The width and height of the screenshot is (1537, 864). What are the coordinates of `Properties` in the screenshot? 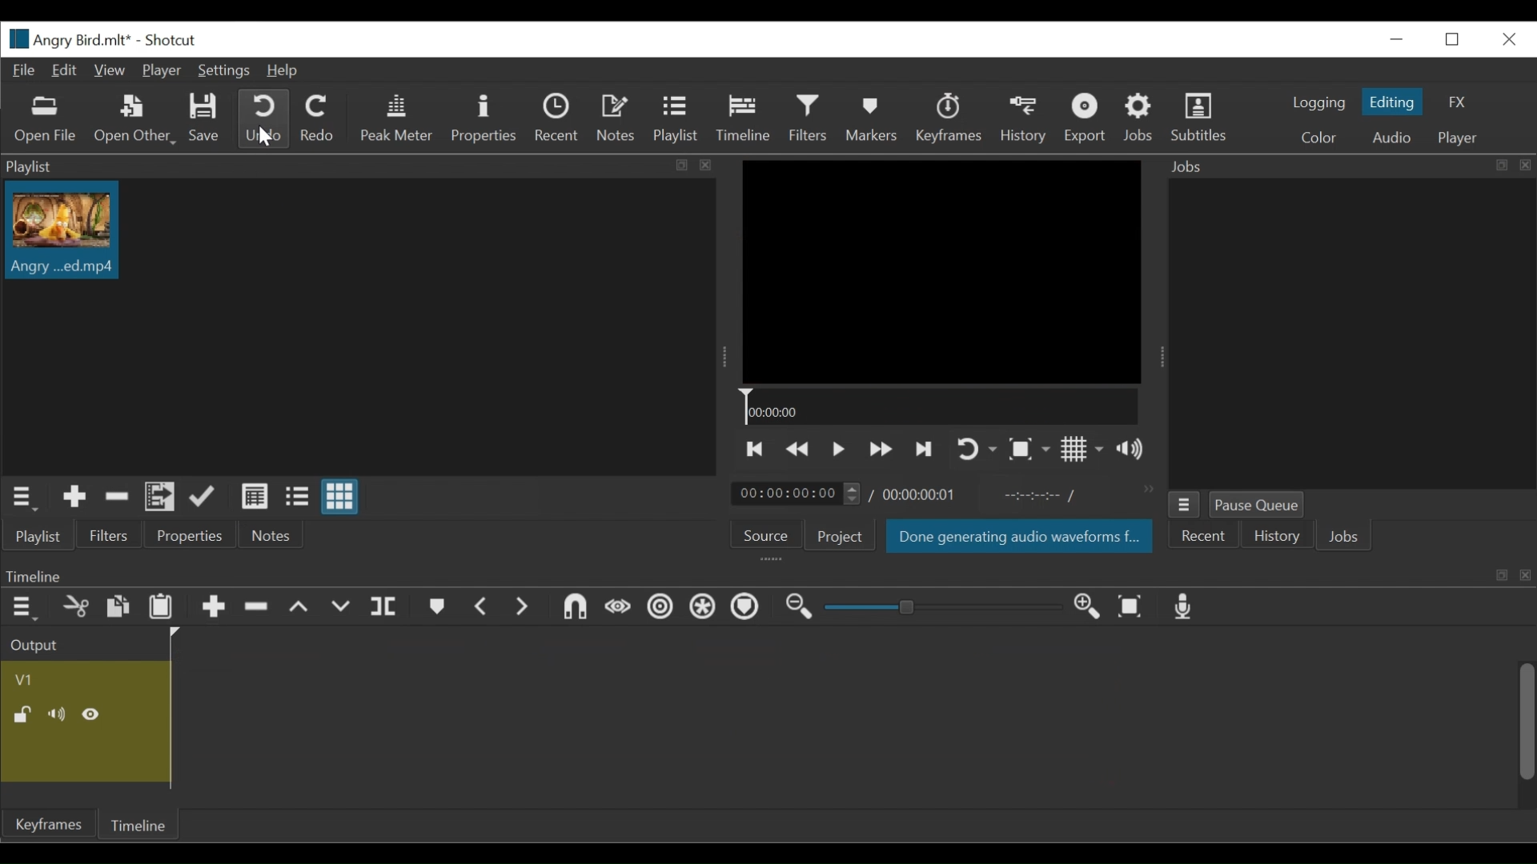 It's located at (190, 534).